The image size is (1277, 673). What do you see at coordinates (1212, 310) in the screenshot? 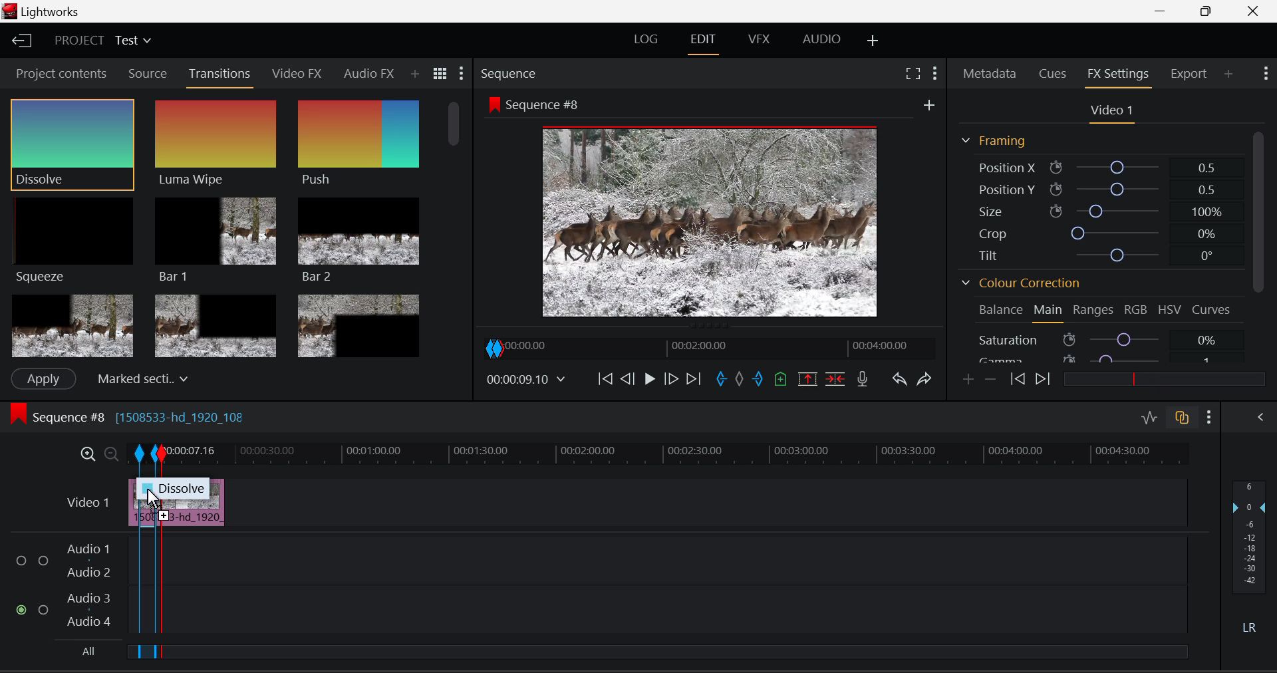
I see `Curves` at bounding box center [1212, 310].